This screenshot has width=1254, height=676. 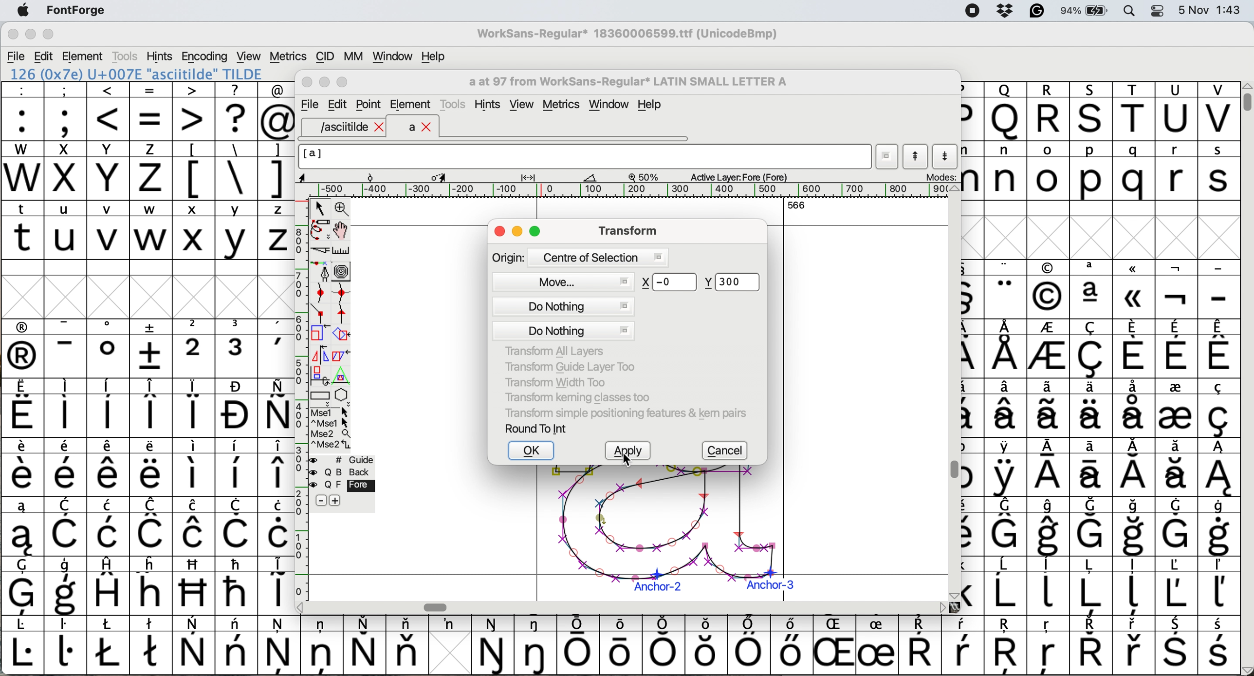 I want to click on symbol, so click(x=1220, y=348).